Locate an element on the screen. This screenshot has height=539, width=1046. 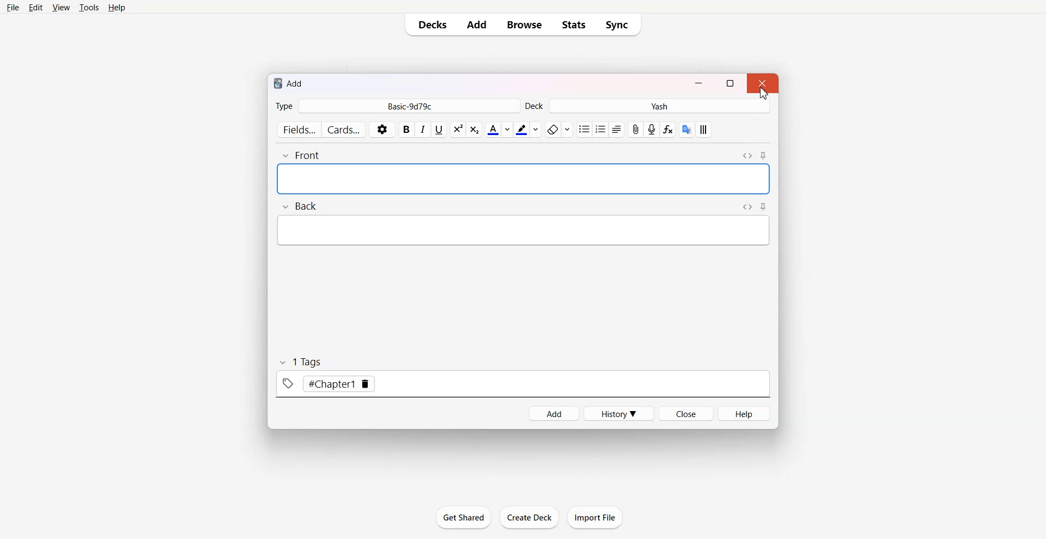
Italic is located at coordinates (423, 130).